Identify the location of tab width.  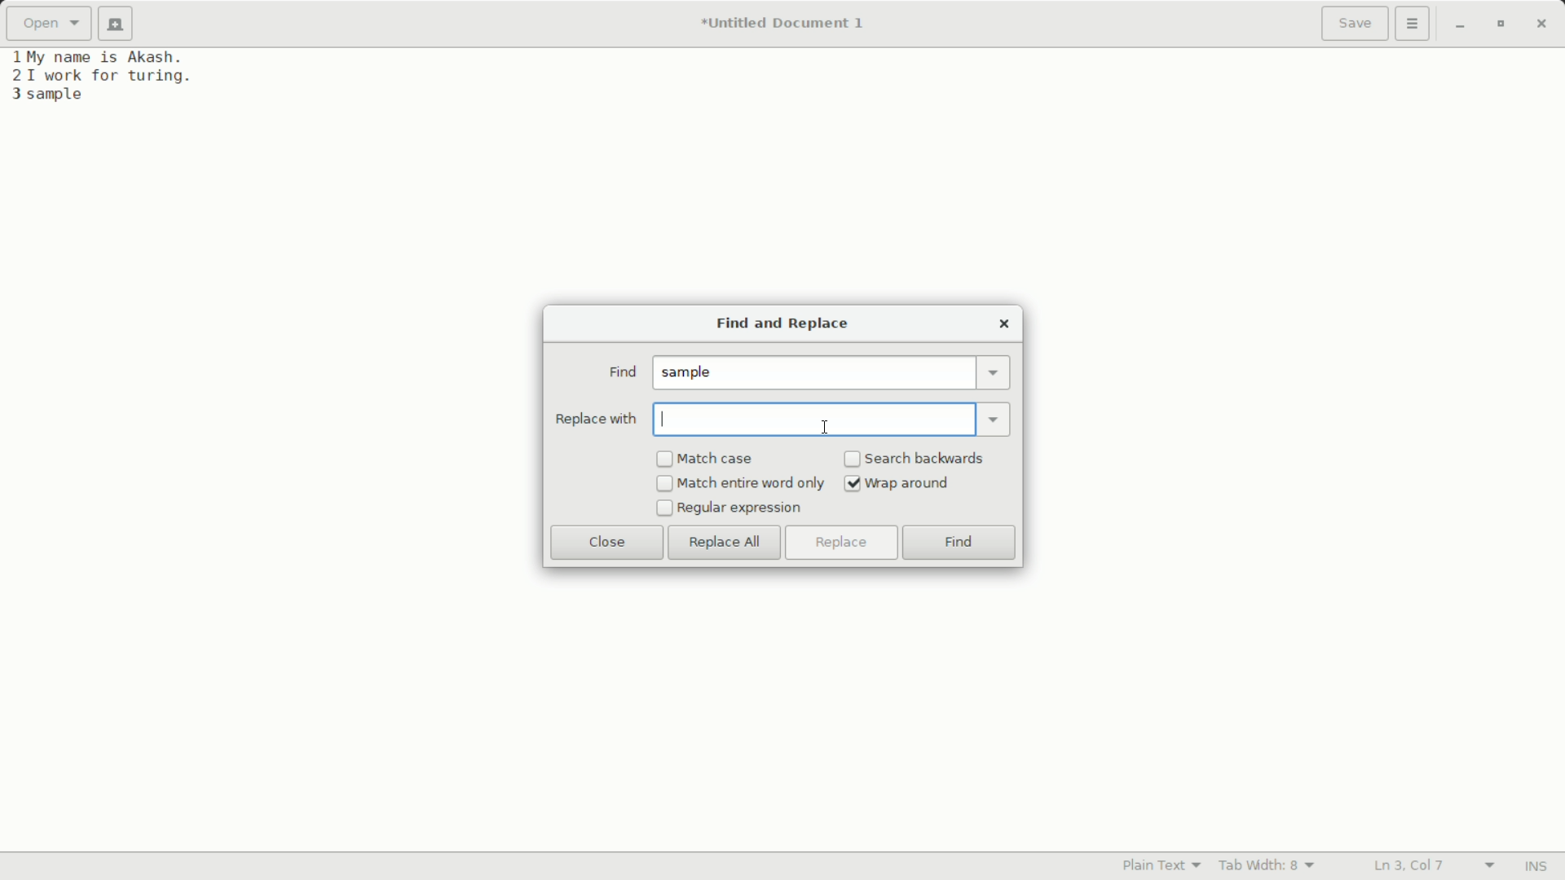
(1267, 865).